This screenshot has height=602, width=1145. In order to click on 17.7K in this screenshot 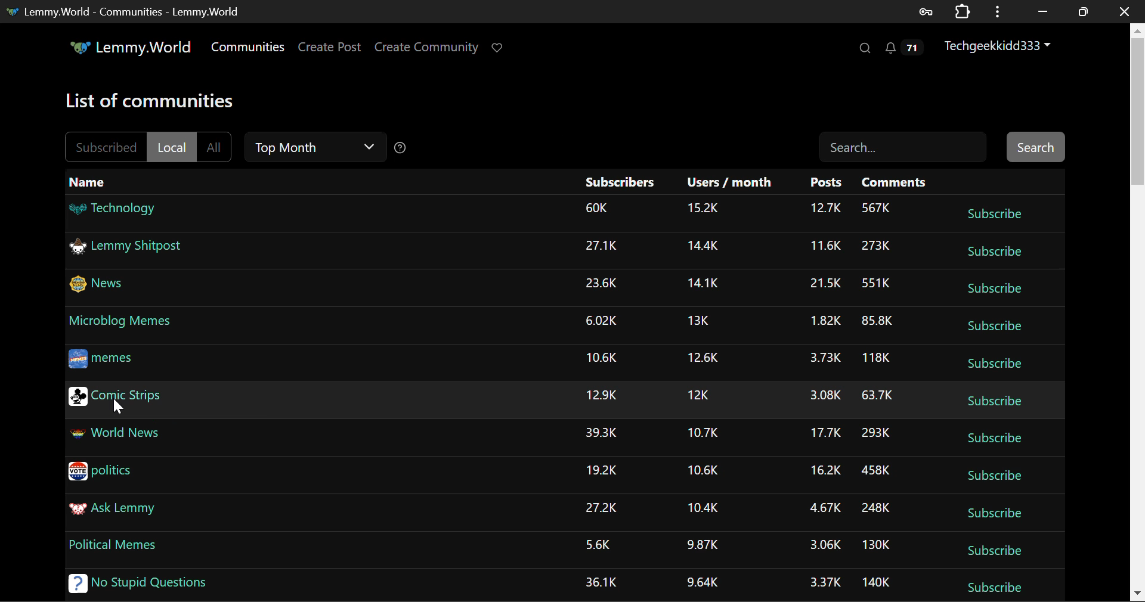, I will do `click(822, 432)`.